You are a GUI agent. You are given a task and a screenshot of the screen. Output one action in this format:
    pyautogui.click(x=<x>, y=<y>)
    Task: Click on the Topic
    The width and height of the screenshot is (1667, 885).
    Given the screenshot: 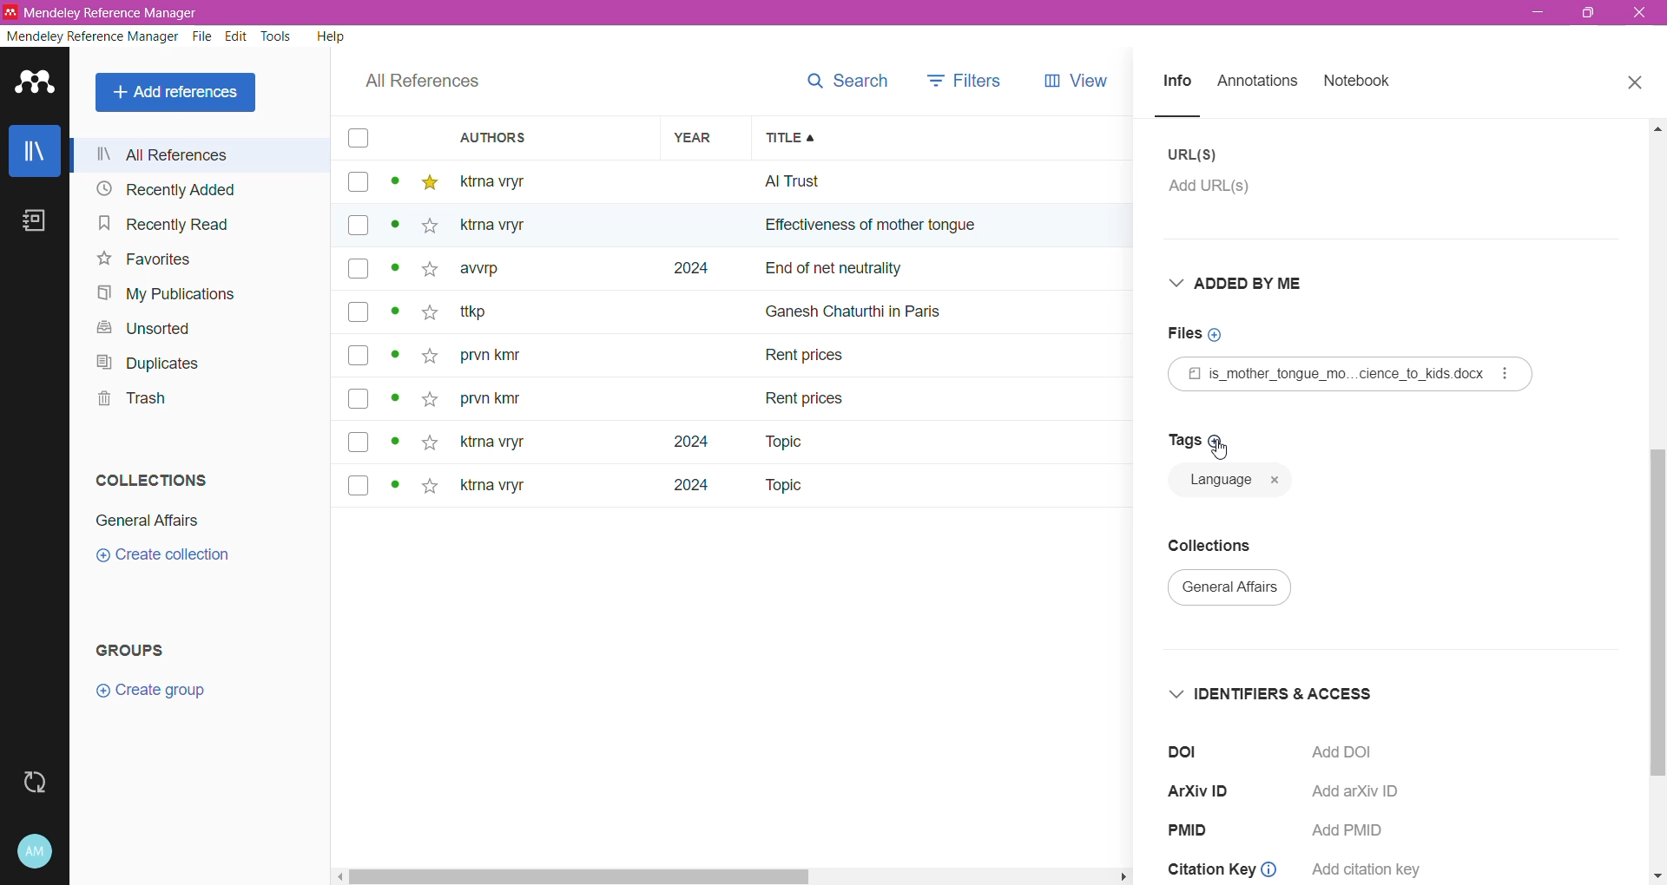 What is the action you would take?
    pyautogui.click(x=781, y=487)
    